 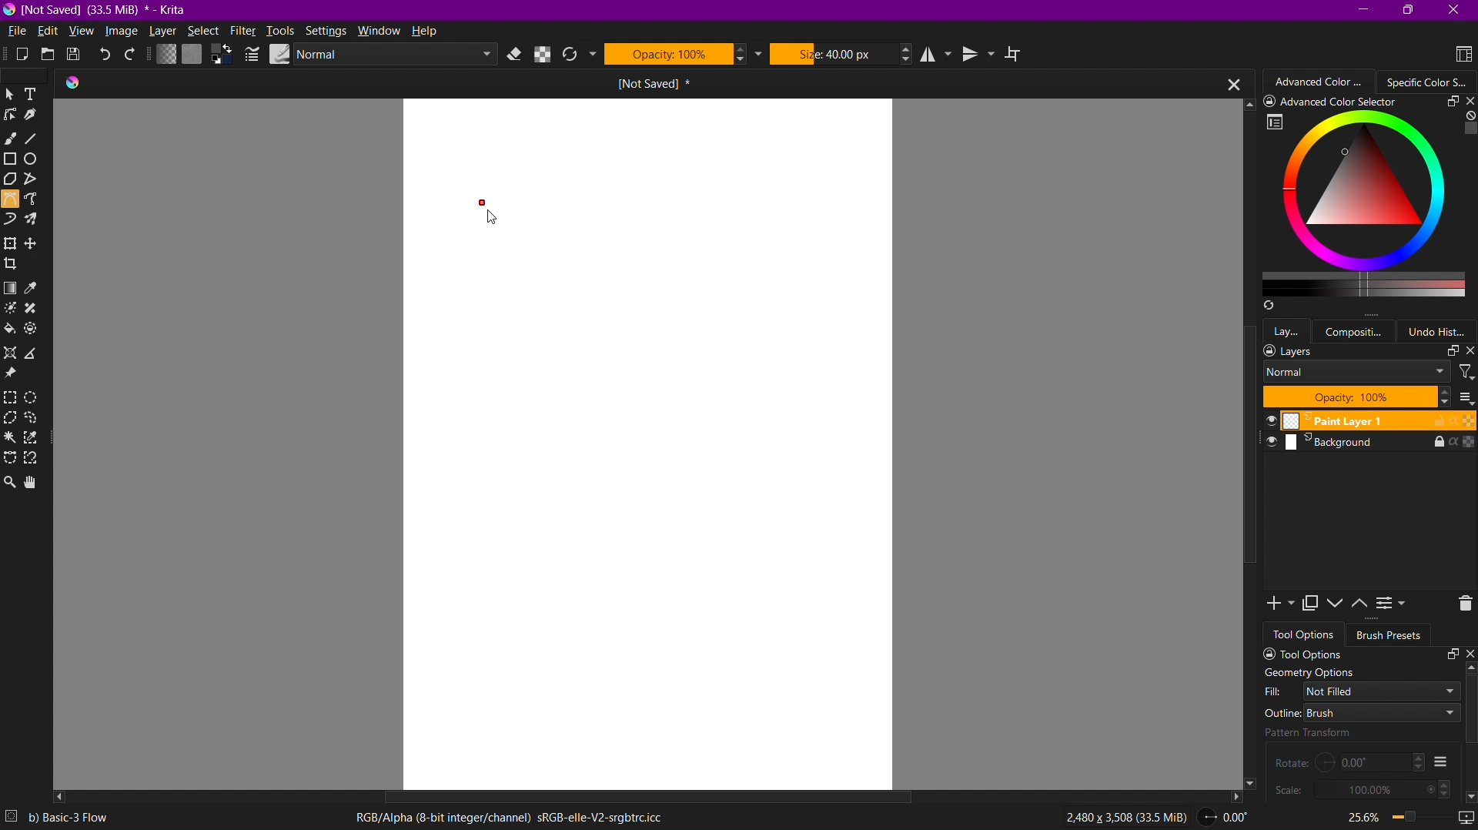 I want to click on Filters, so click(x=1466, y=371).